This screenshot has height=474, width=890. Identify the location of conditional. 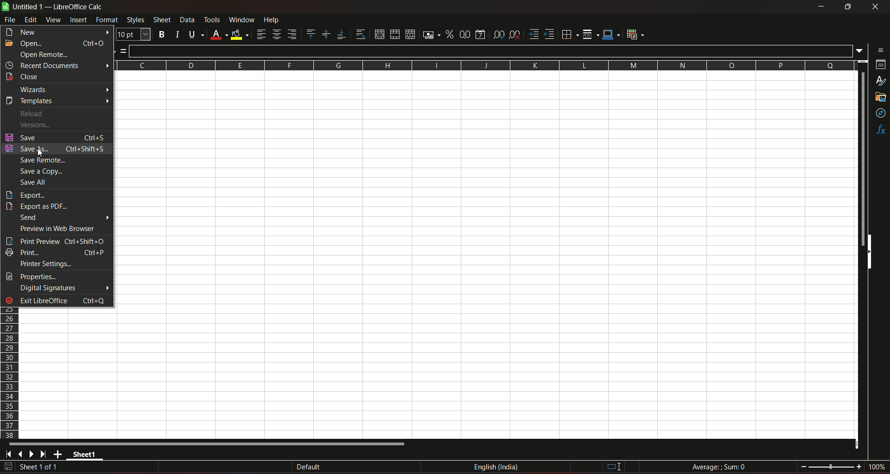
(638, 35).